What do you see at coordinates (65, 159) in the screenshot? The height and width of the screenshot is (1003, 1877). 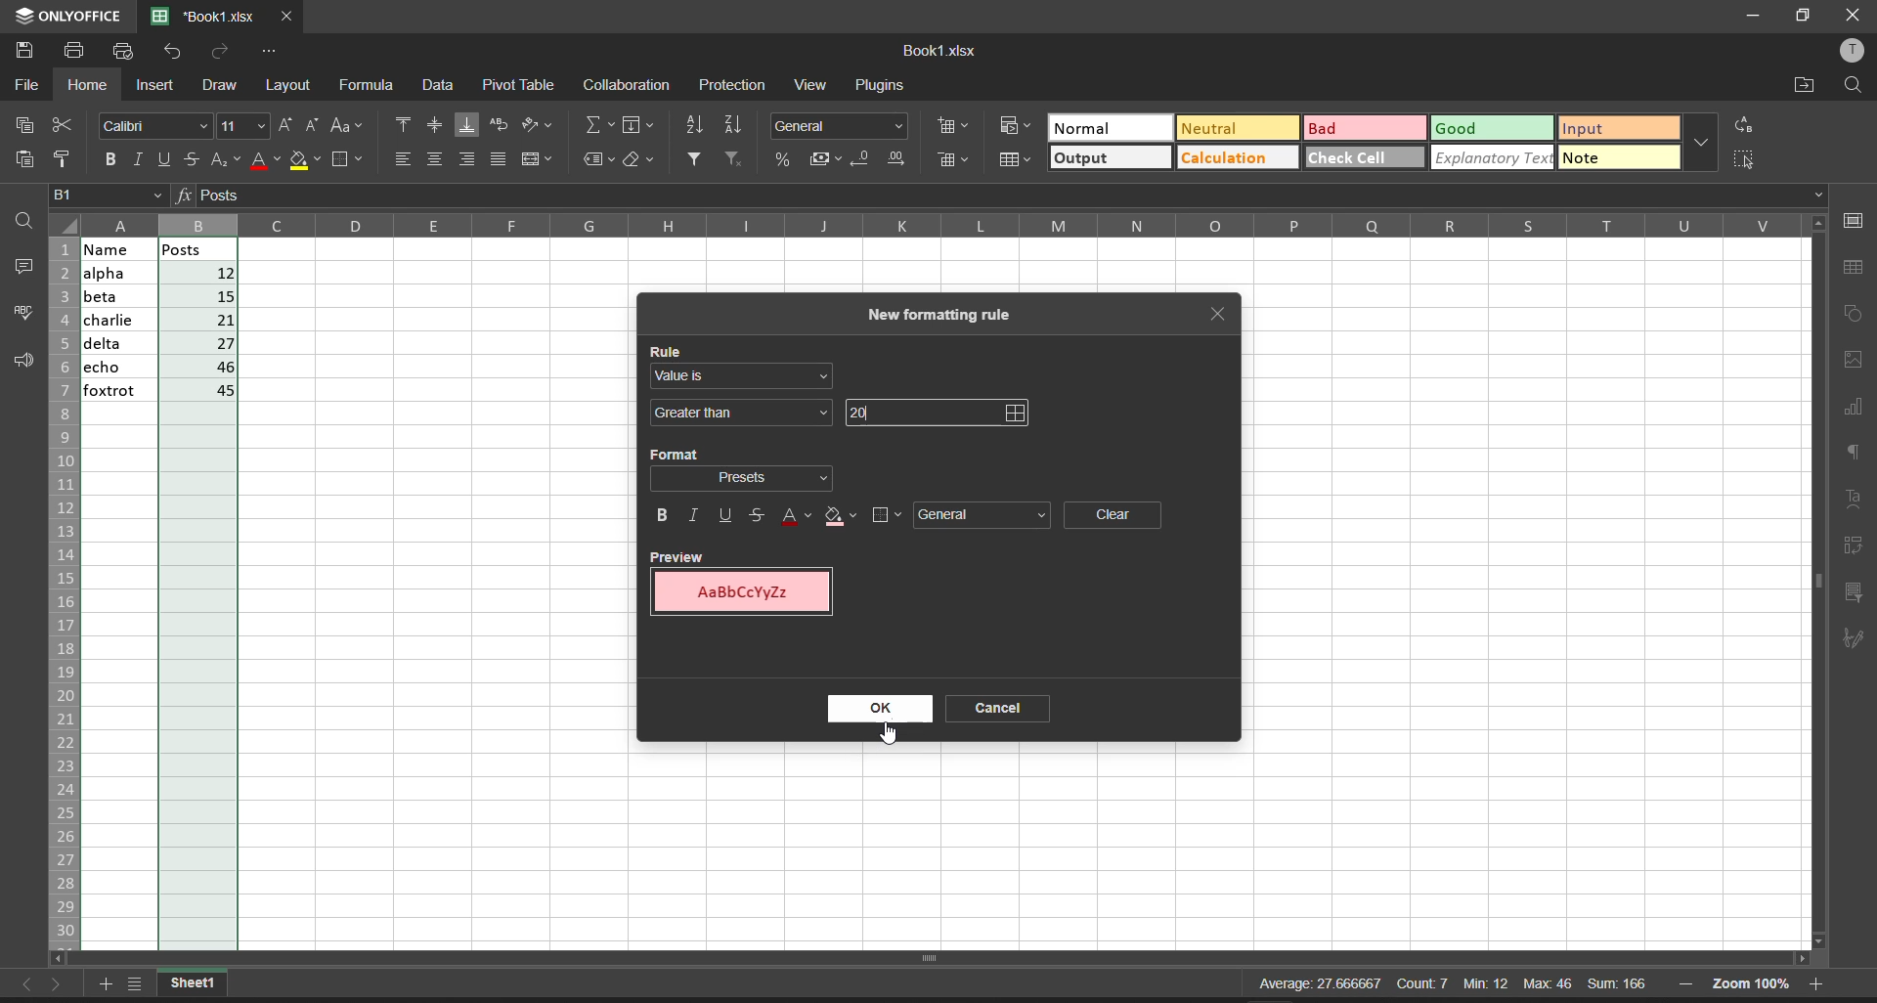 I see `copy style` at bounding box center [65, 159].